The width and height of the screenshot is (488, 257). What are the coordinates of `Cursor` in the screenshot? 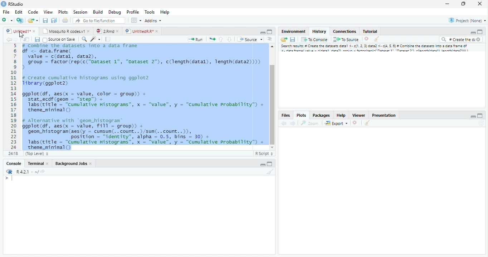 It's located at (21, 34).